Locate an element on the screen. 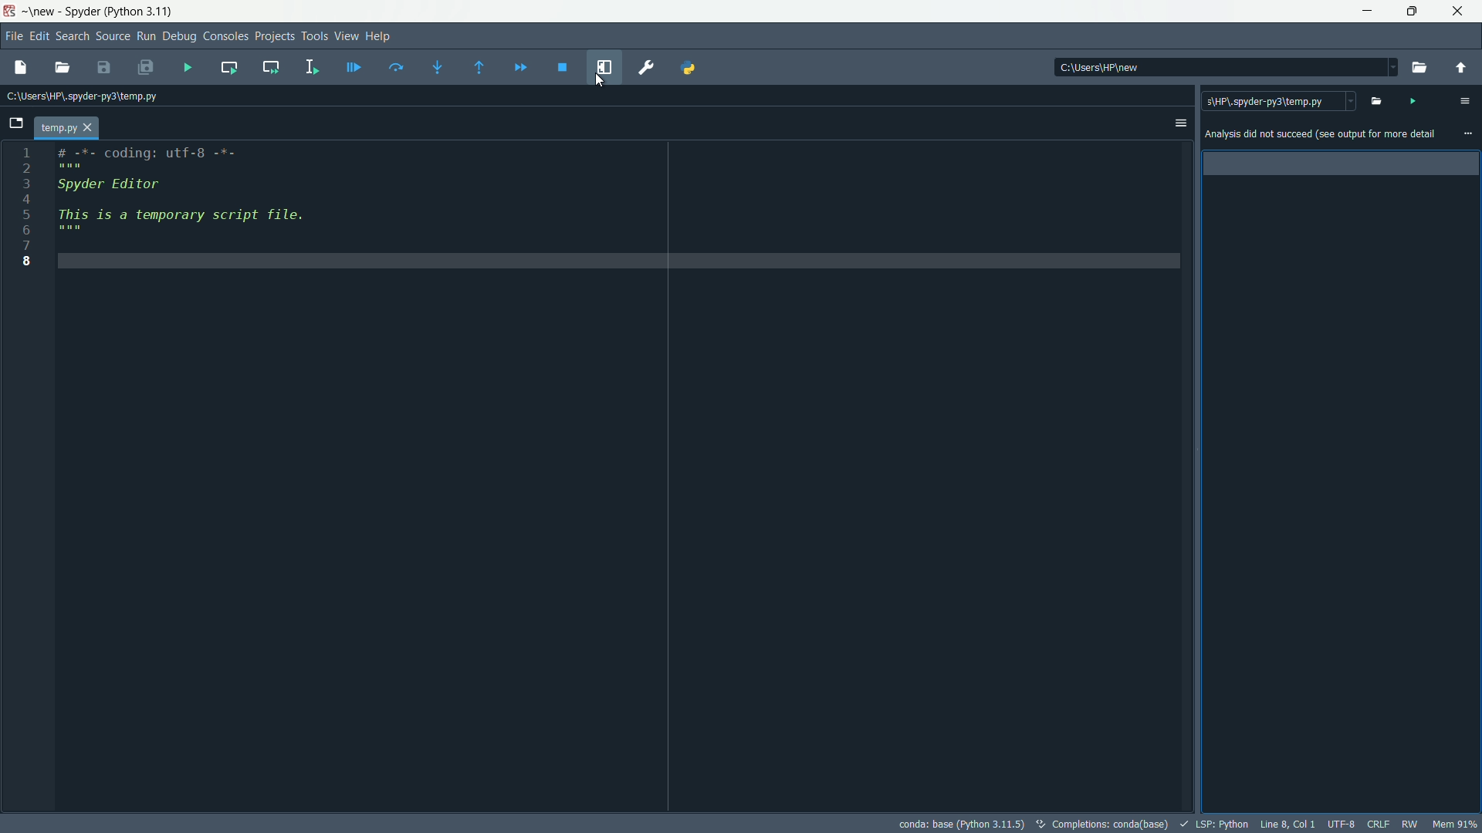  file encoding is located at coordinates (1342, 824).